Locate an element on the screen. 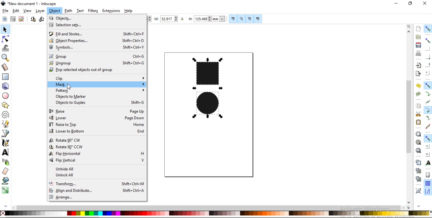 This screenshot has width=432, height=218. prop selected objects out of group is located at coordinates (95, 71).